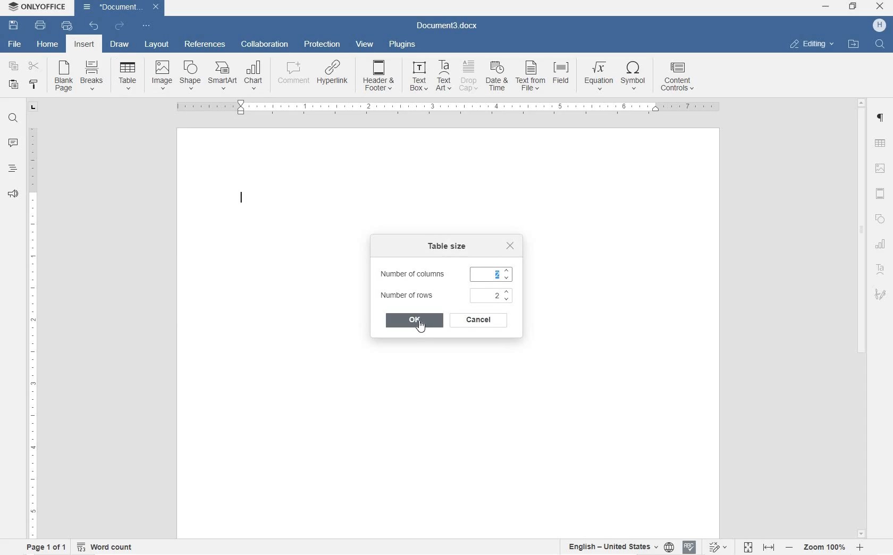 This screenshot has width=893, height=555. What do you see at coordinates (618, 545) in the screenshot?
I see `SET TEXT OR DOCUMENT LANGUAGE` at bounding box center [618, 545].